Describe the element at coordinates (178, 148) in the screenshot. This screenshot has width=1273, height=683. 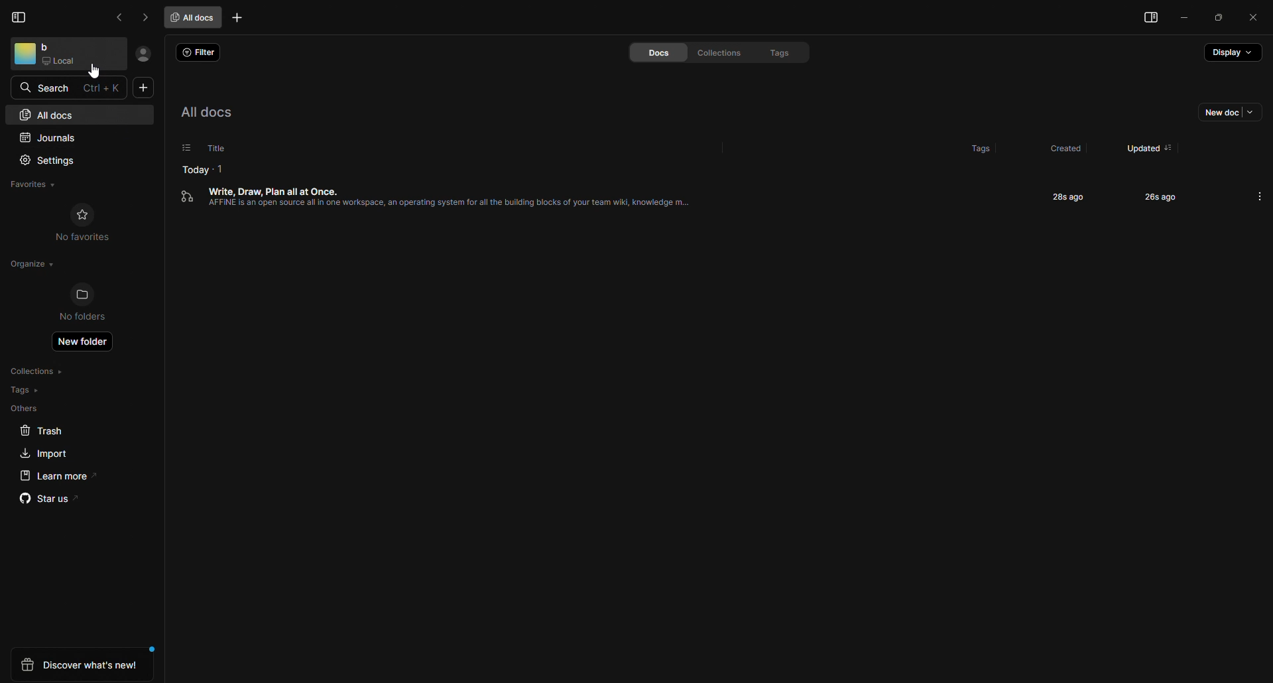
I see `select` at that location.